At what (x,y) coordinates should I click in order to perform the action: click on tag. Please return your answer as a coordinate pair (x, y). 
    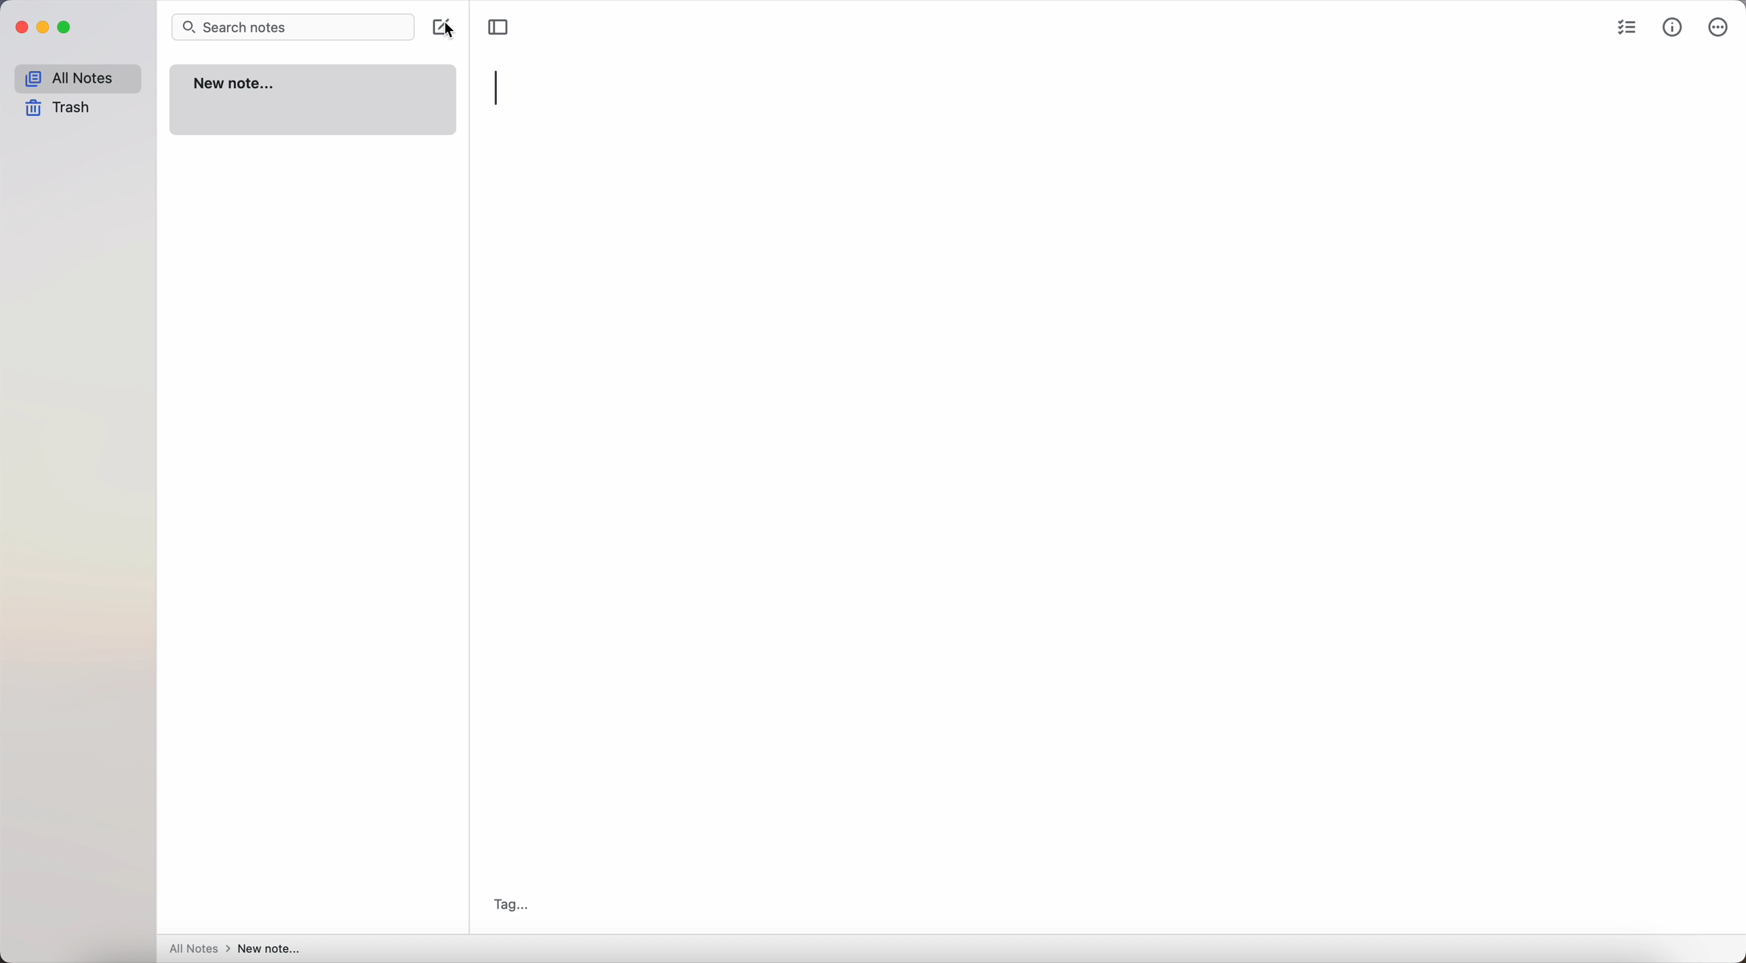
    Looking at the image, I should click on (508, 903).